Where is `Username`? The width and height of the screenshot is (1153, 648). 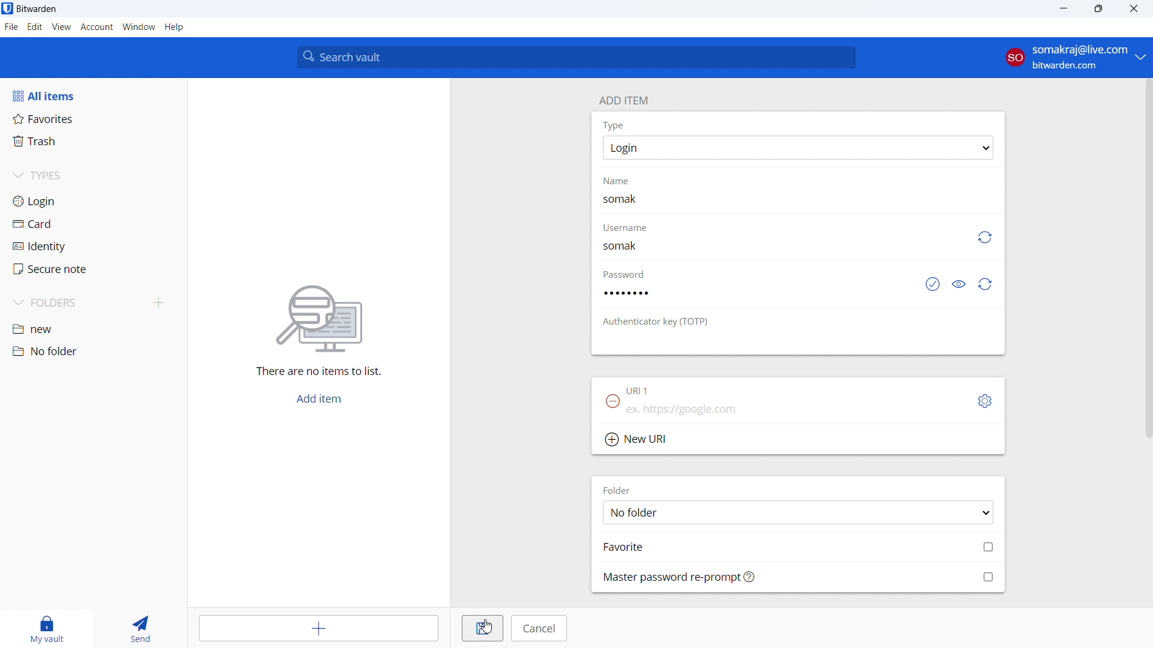 Username is located at coordinates (625, 228).